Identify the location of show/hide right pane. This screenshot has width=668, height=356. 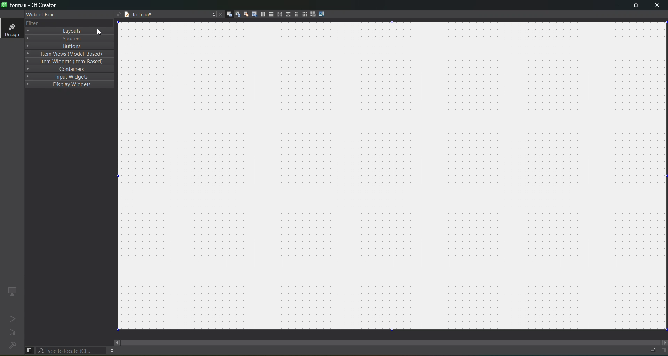
(663, 350).